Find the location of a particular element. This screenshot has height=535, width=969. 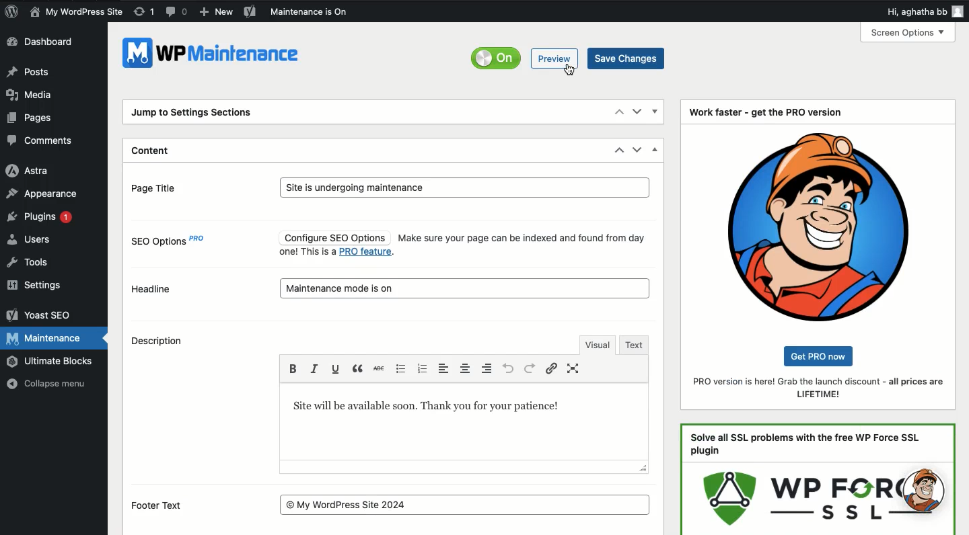

Bullet is located at coordinates (399, 368).